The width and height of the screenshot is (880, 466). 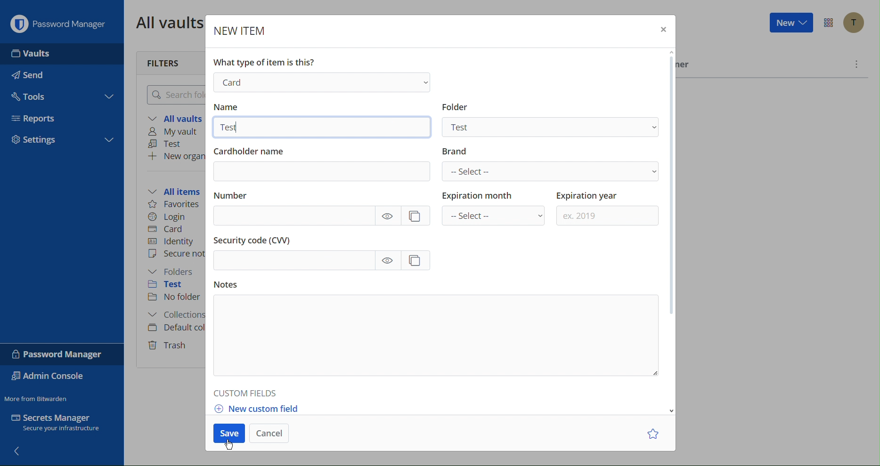 I want to click on Trash, so click(x=169, y=346).